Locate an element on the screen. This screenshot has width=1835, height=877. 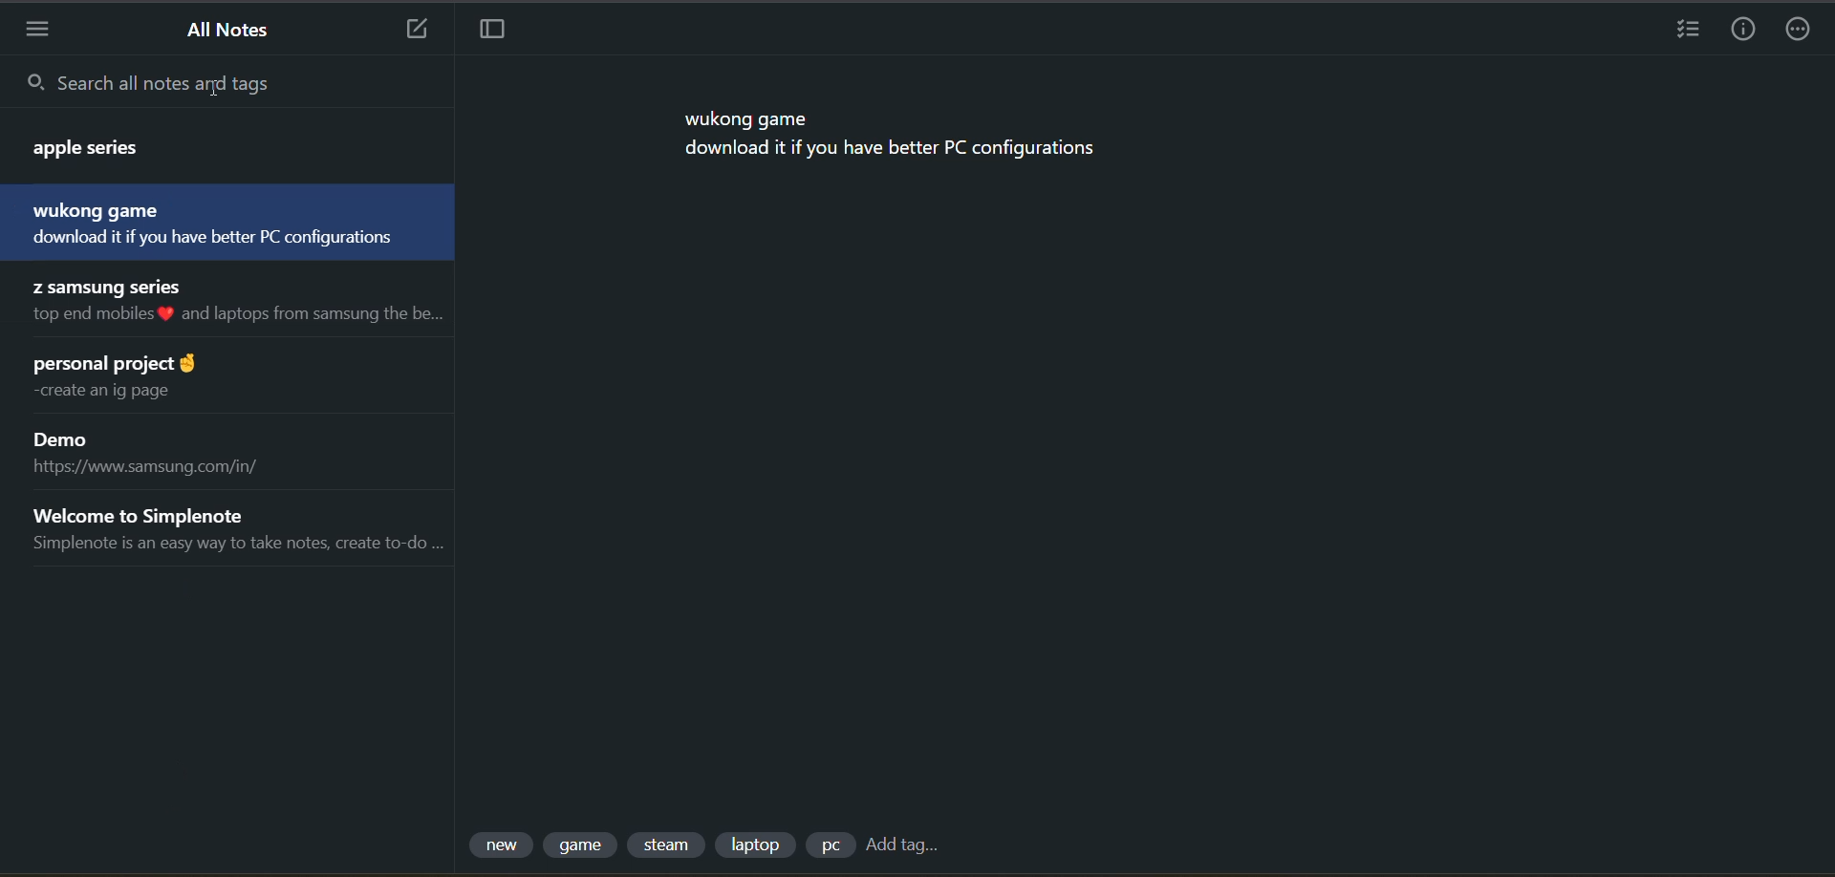
tag 2 is located at coordinates (585, 844).